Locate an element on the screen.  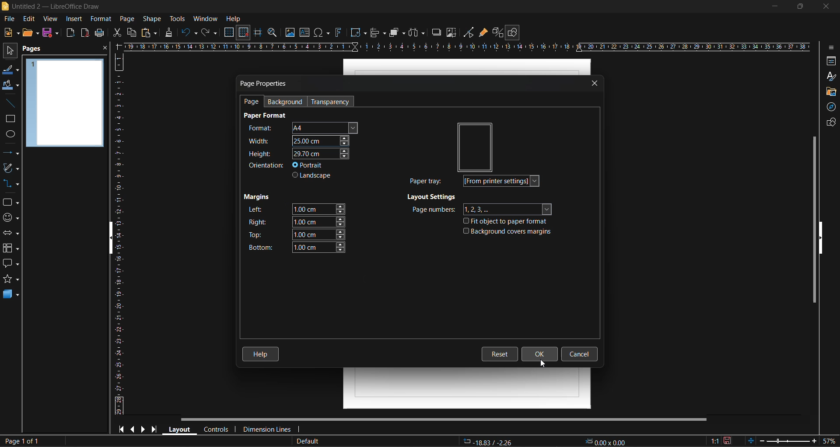
export directly as pdf is located at coordinates (84, 33).